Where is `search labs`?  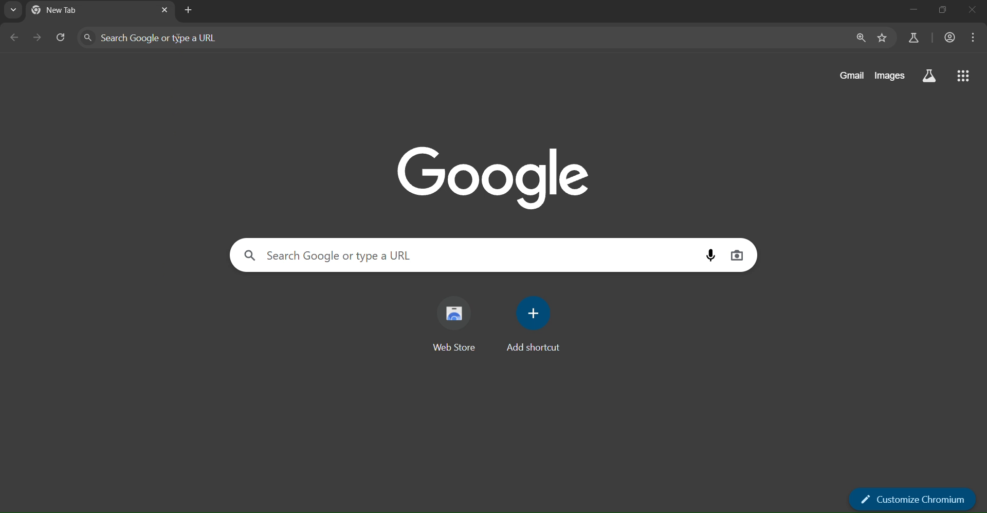 search labs is located at coordinates (930, 77).